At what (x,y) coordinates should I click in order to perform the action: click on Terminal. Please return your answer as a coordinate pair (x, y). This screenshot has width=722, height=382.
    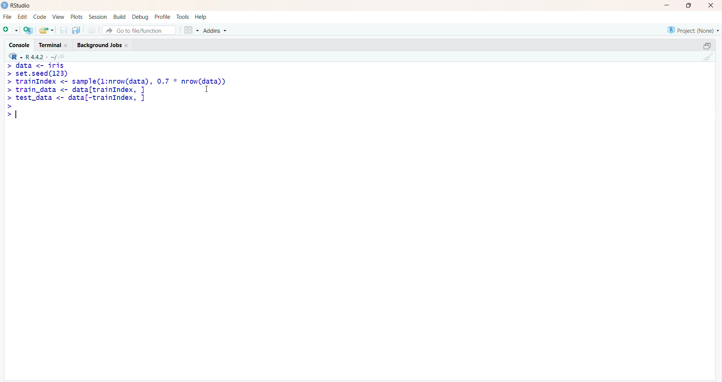
    Looking at the image, I should click on (53, 44).